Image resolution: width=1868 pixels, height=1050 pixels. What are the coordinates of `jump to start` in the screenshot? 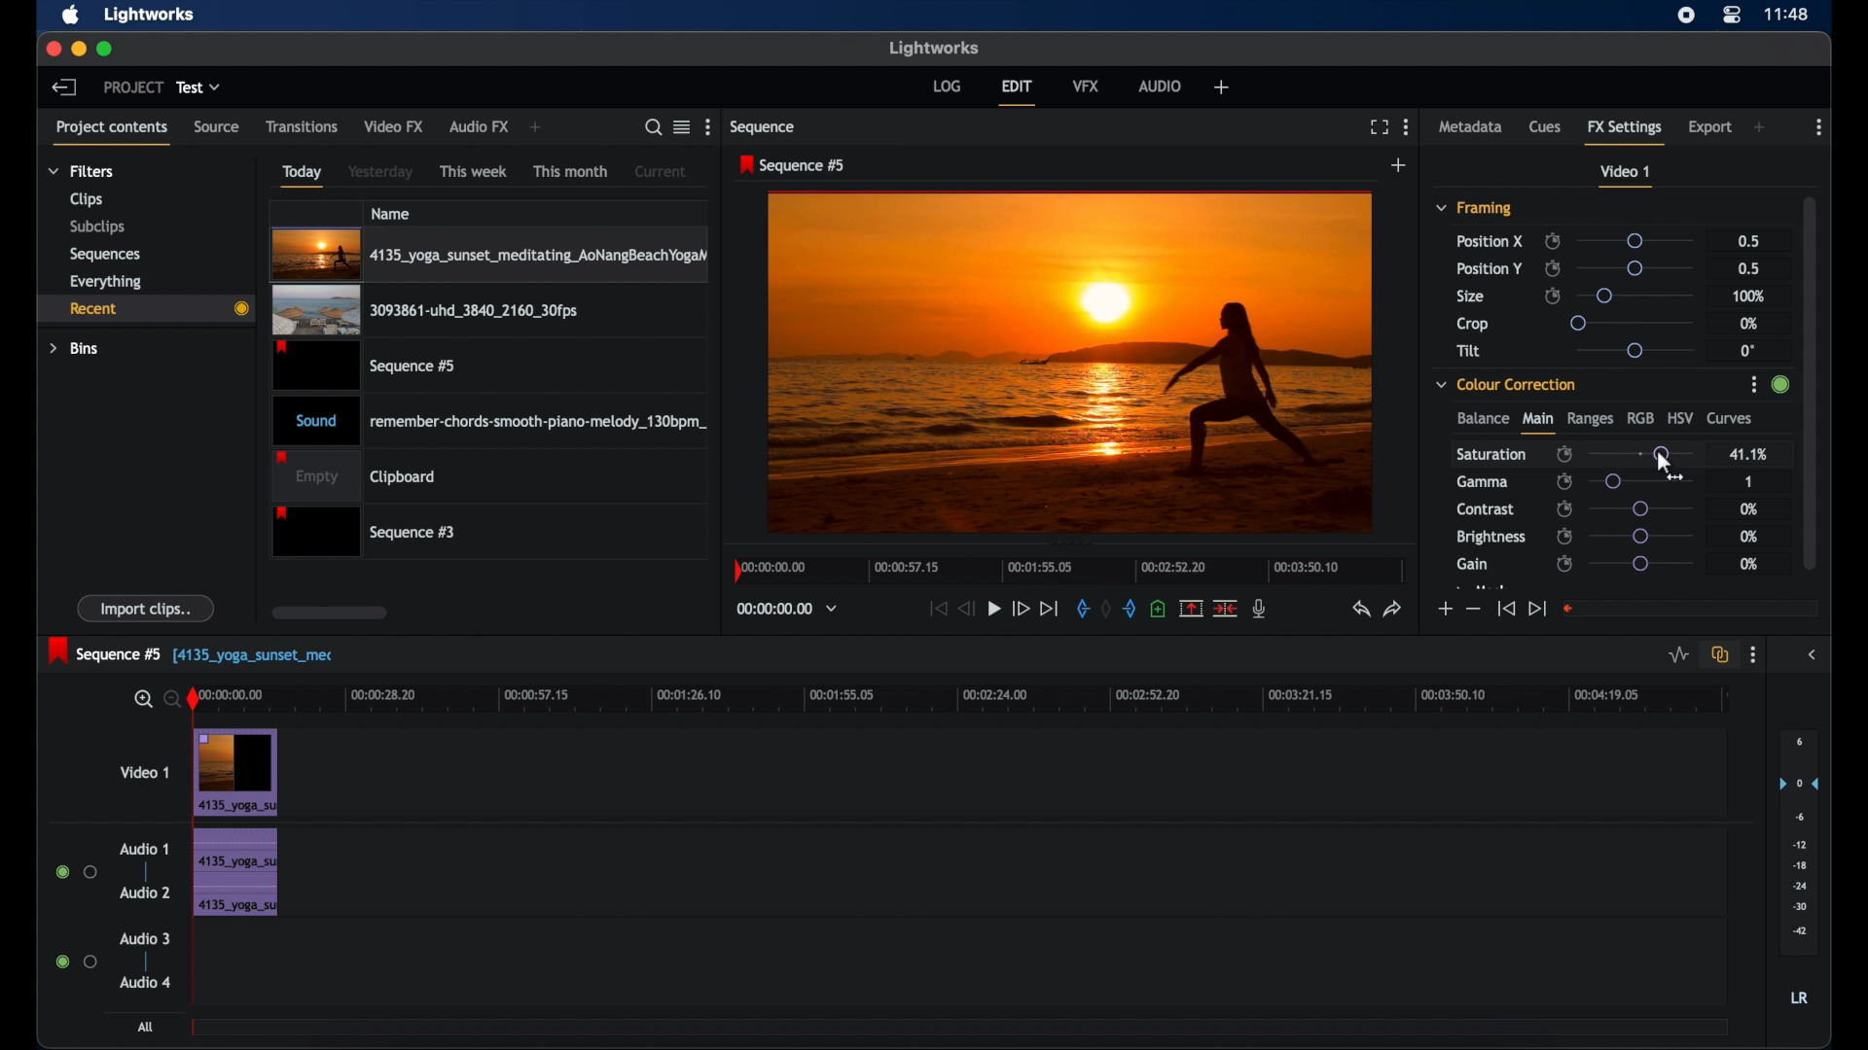 It's located at (1505, 610).